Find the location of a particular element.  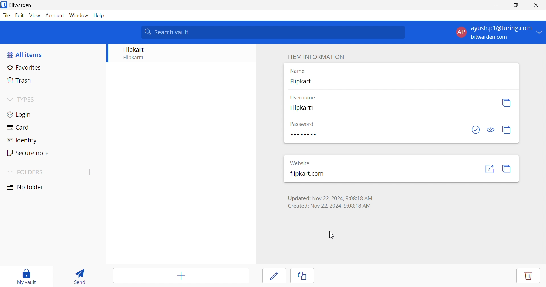

Flipkart1 is located at coordinates (135, 58).